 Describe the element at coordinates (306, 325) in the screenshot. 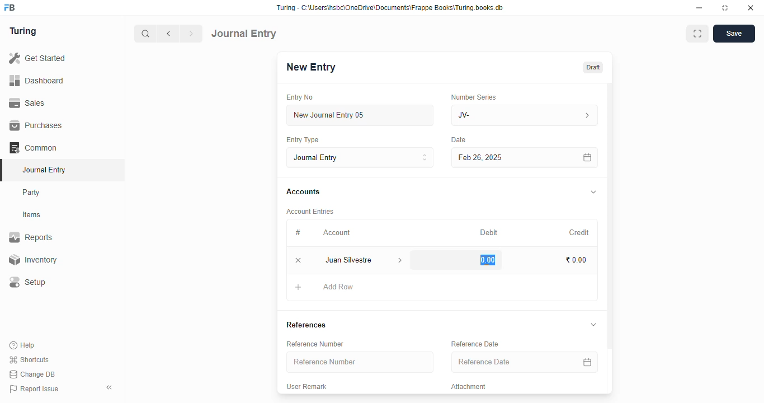

I see `references` at that location.